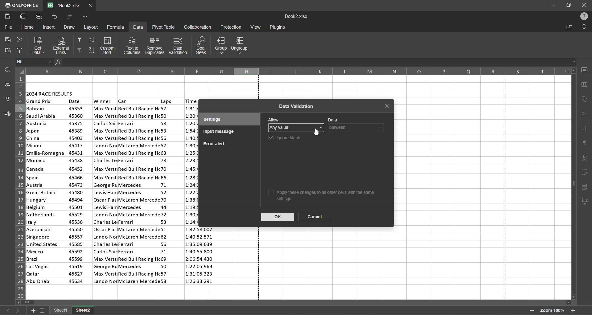 This screenshot has height=315, width=592. What do you see at coordinates (21, 51) in the screenshot?
I see `copy style` at bounding box center [21, 51].